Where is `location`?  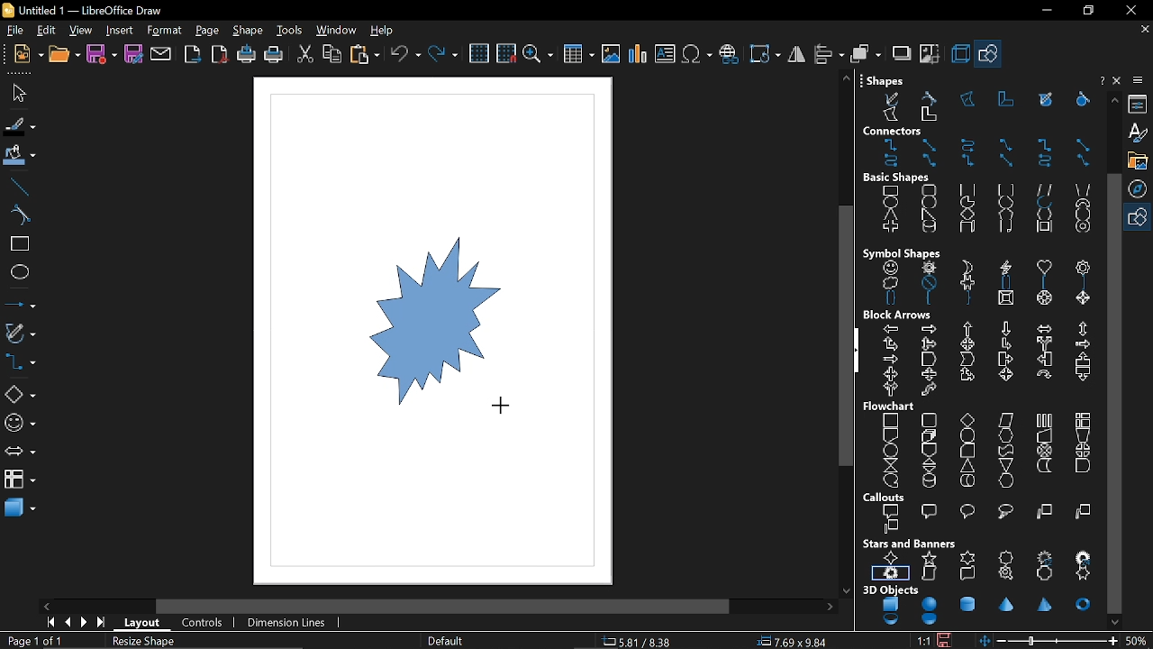 location is located at coordinates (794, 642).